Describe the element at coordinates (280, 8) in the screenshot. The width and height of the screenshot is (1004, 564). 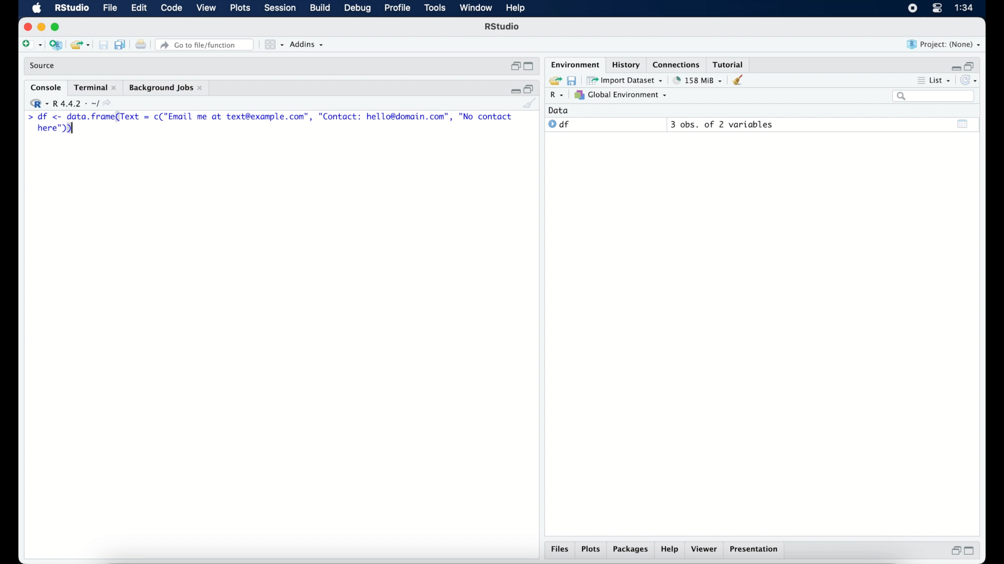
I see `session` at that location.